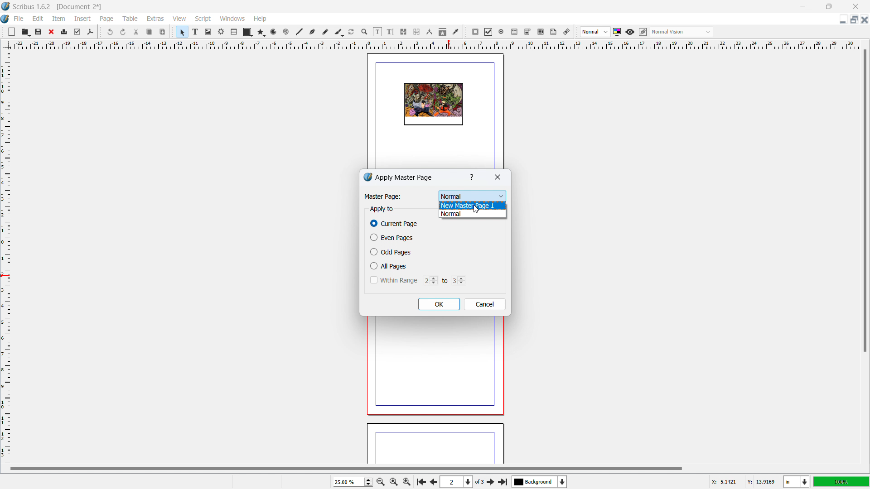  I want to click on pdf text field, so click(515, 32).